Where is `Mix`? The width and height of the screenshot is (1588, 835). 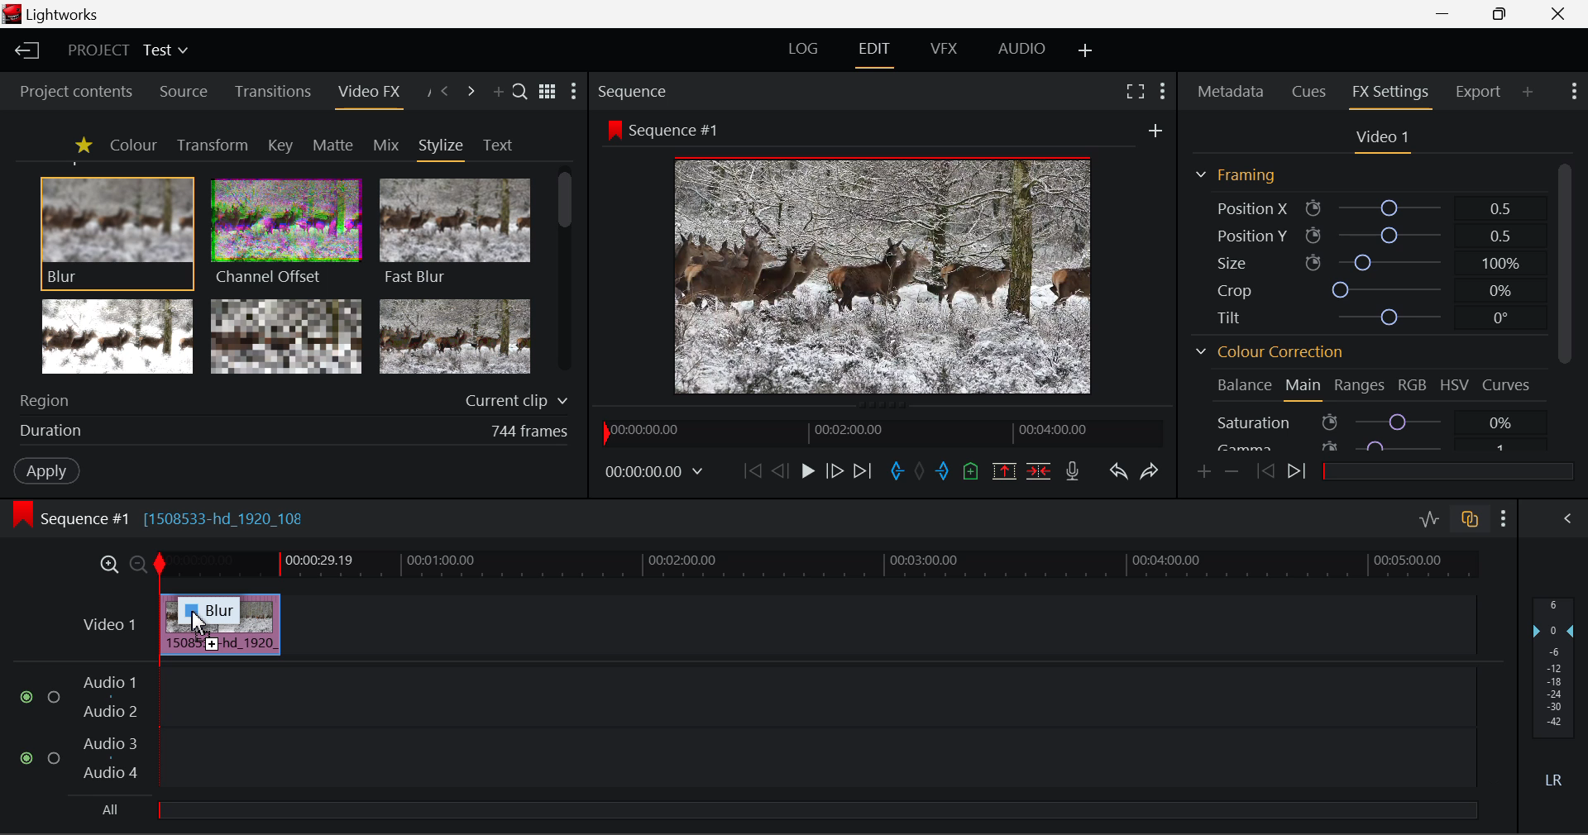
Mix is located at coordinates (385, 144).